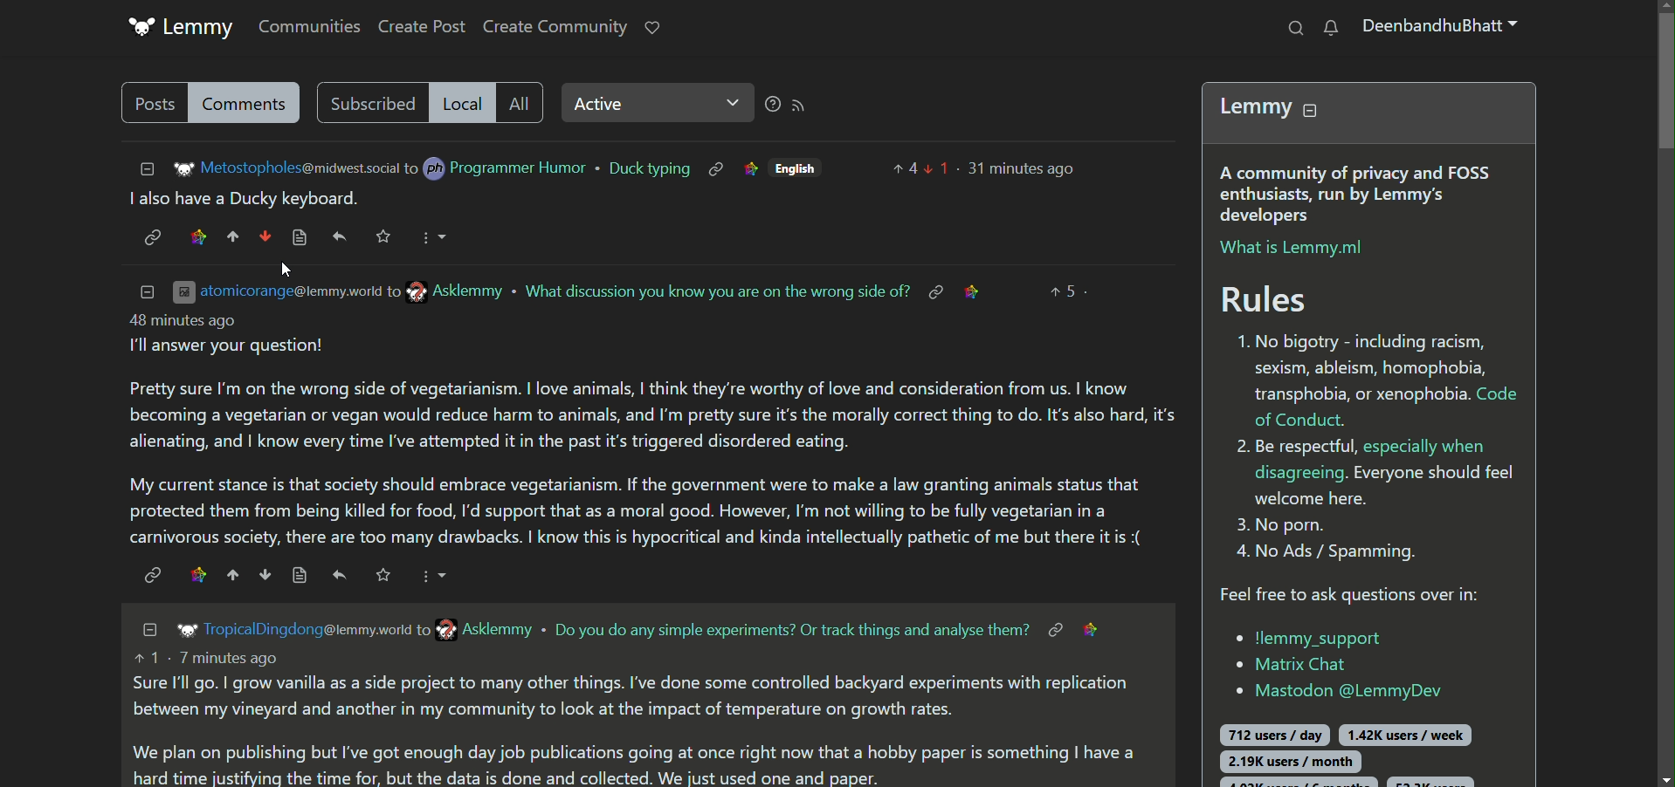  I want to click on text, so click(143, 200).